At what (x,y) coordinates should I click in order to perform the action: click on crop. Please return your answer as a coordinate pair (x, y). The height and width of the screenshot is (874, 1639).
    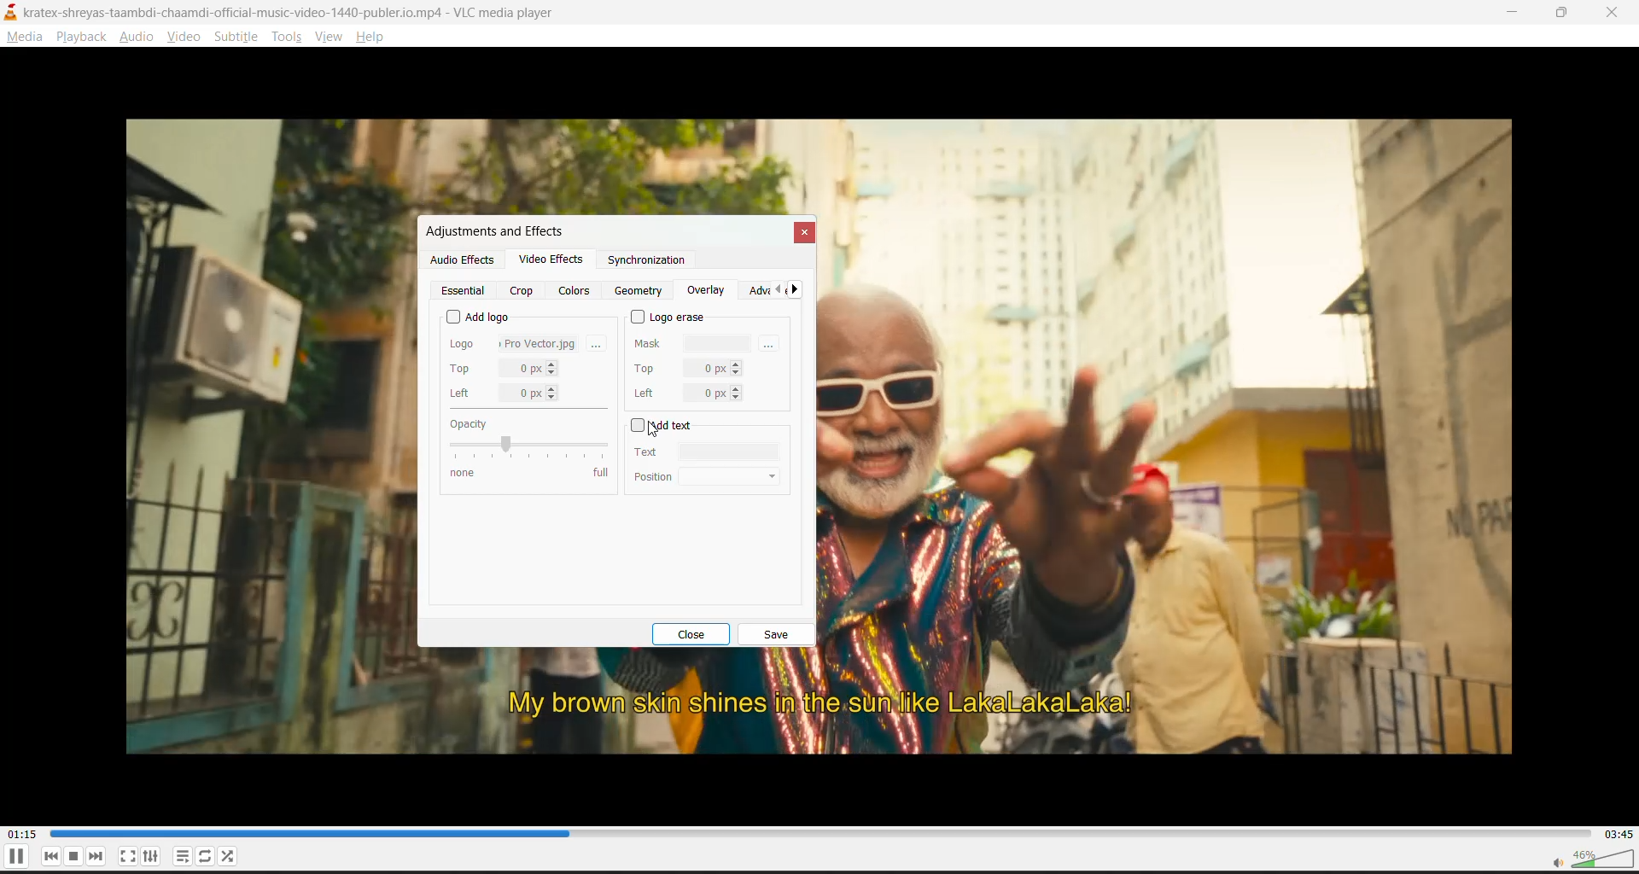
    Looking at the image, I should click on (522, 291).